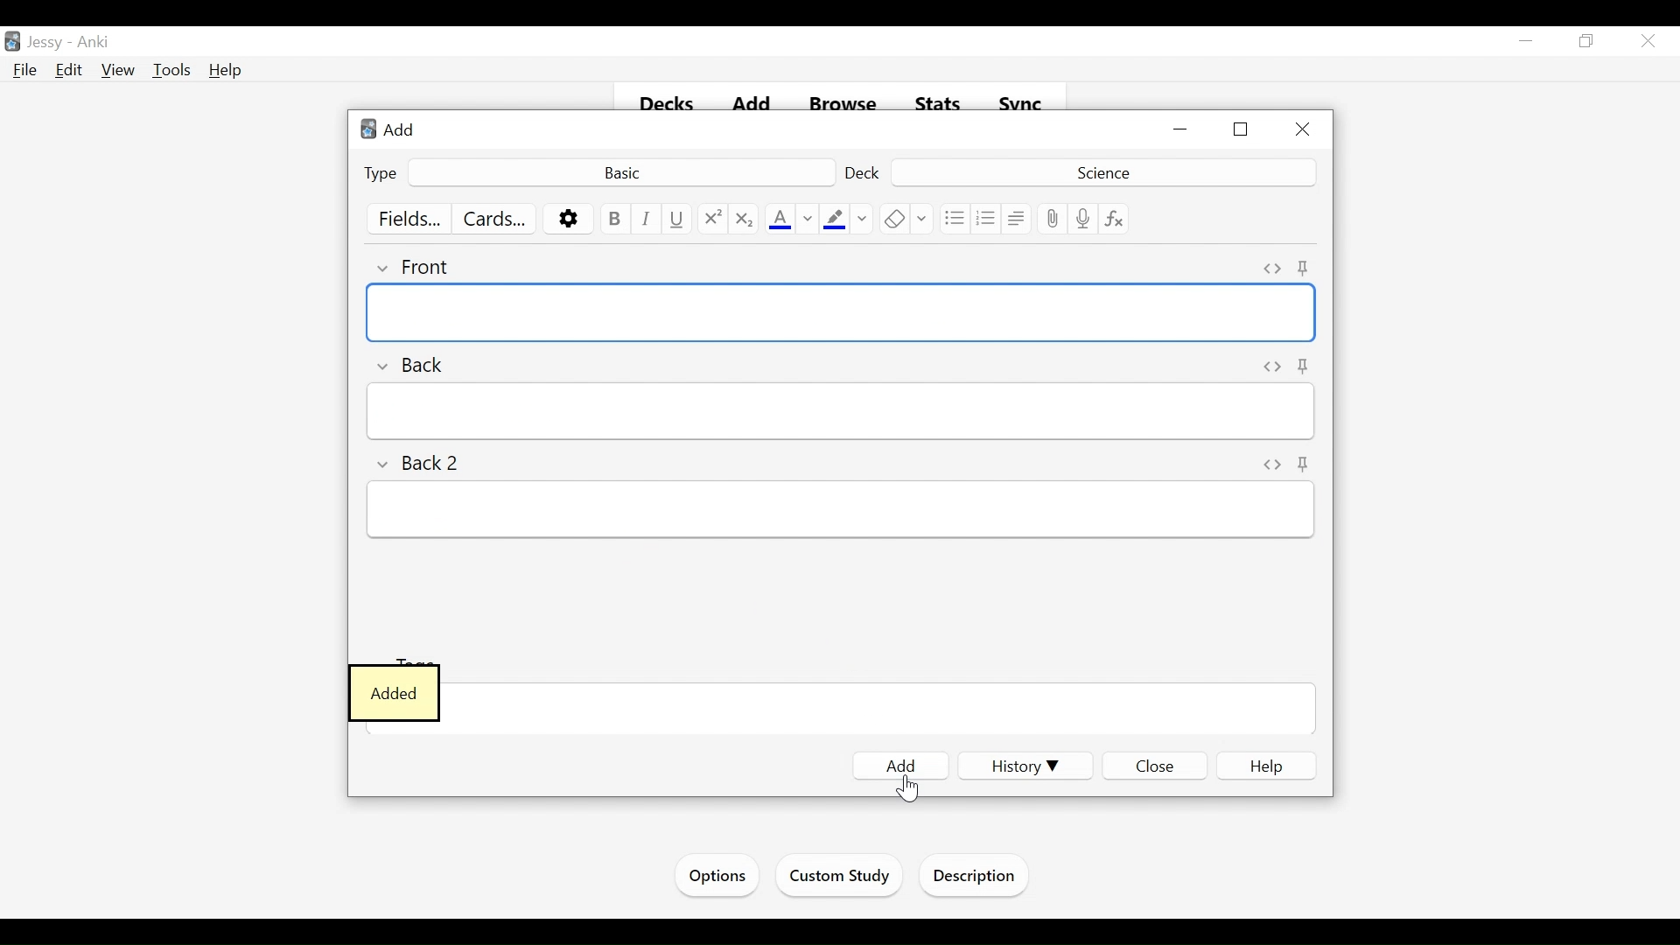 The height and width of the screenshot is (945, 1680). Describe the element at coordinates (495, 219) in the screenshot. I see `Customize Cards Template` at that location.